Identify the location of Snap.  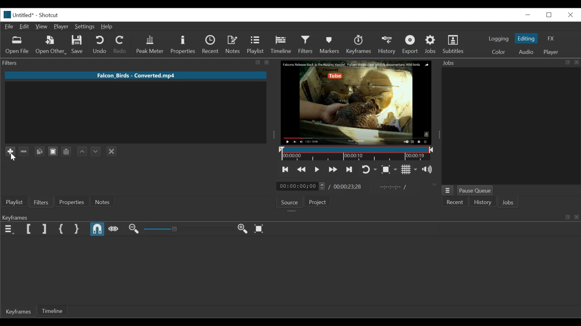
(98, 229).